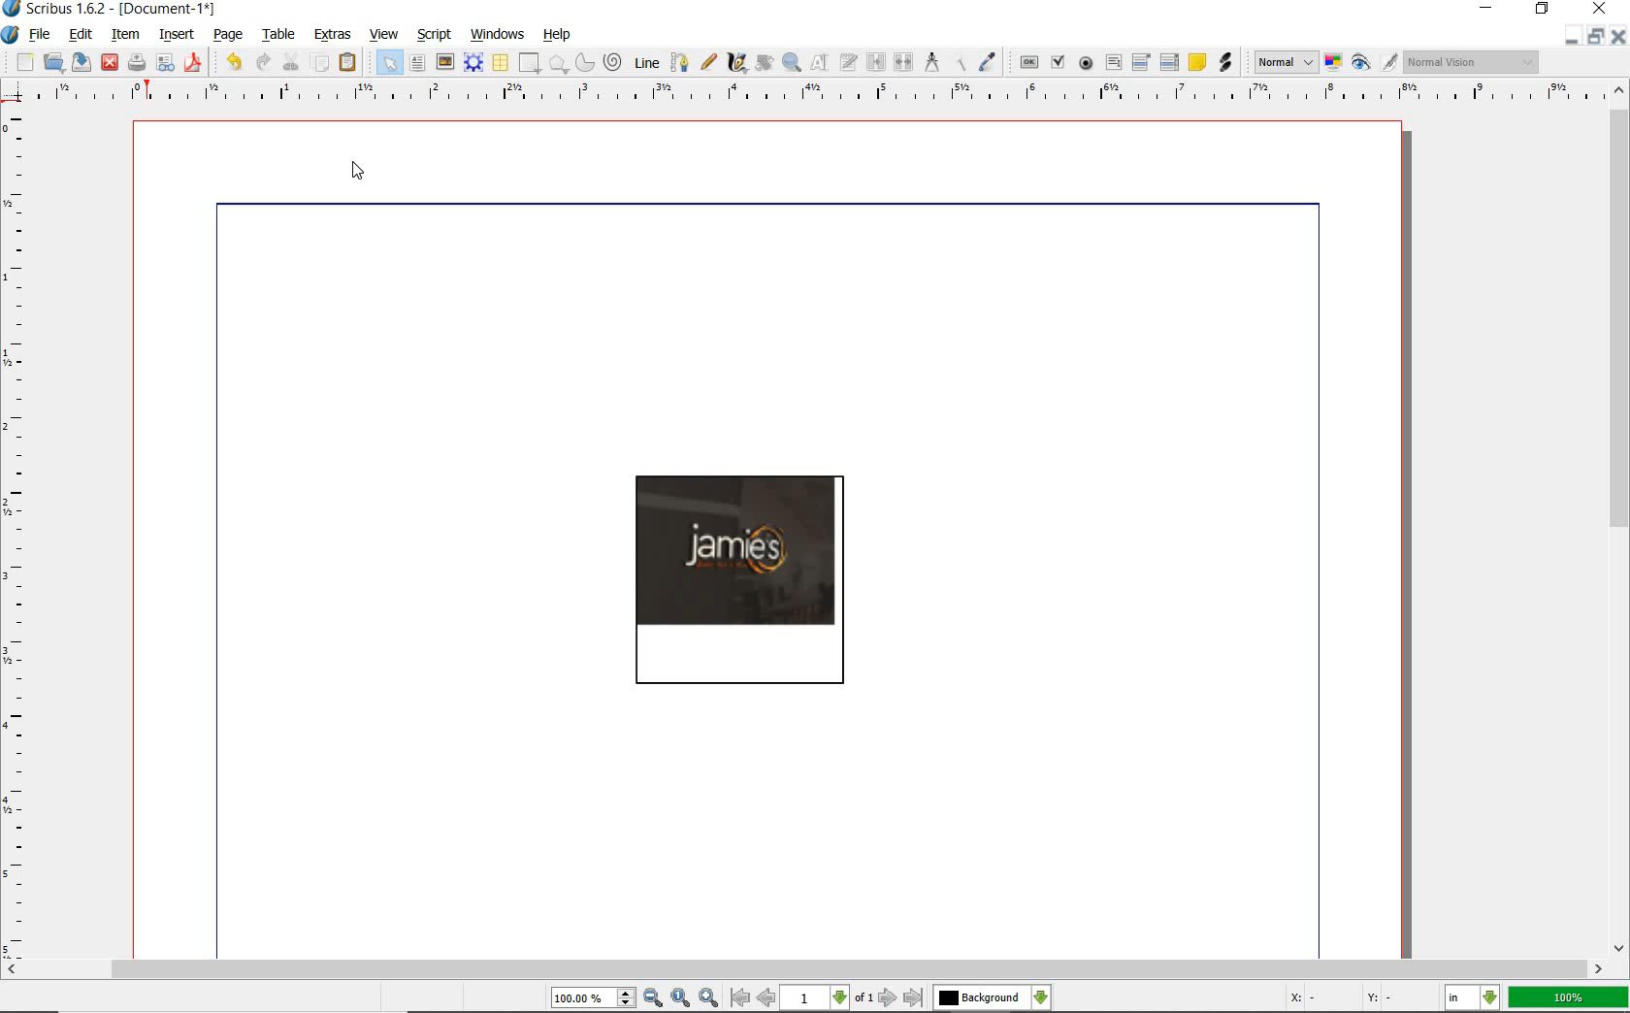  I want to click on table, so click(280, 36).